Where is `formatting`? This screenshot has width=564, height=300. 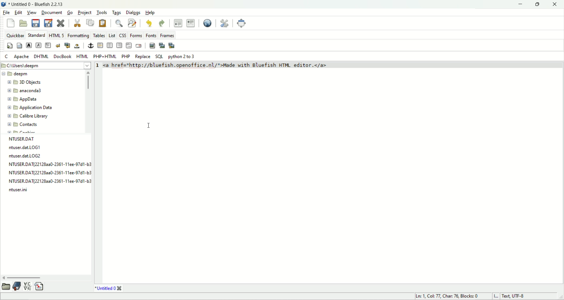 formatting is located at coordinates (78, 35).